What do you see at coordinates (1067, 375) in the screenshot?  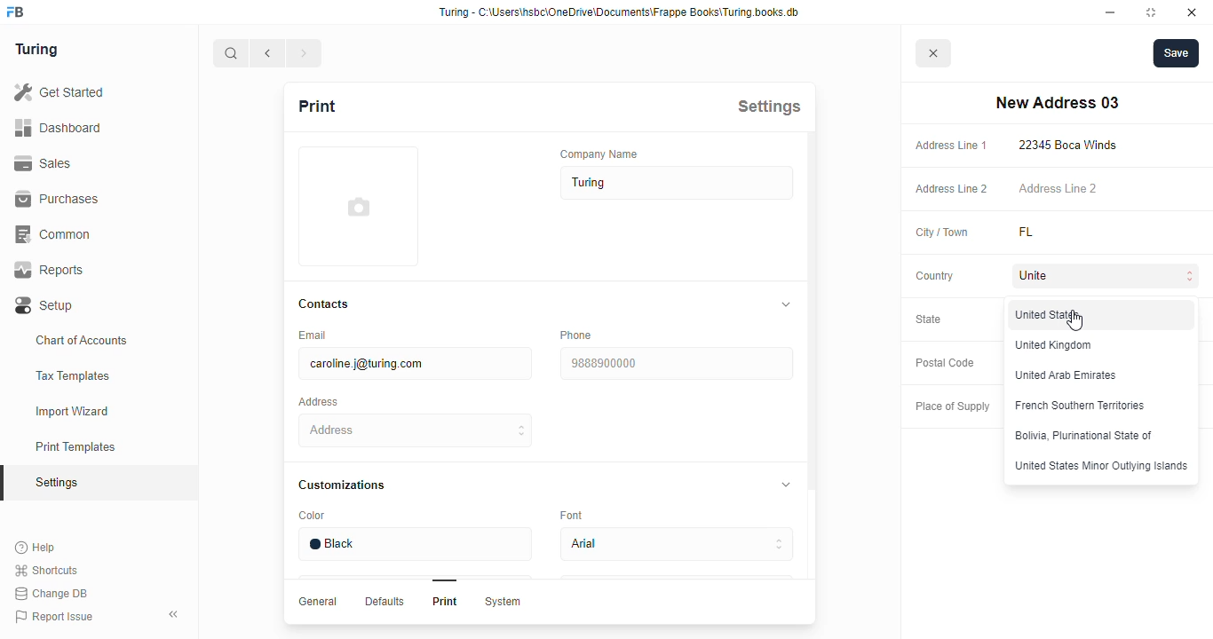 I see `united arab emirates` at bounding box center [1067, 375].